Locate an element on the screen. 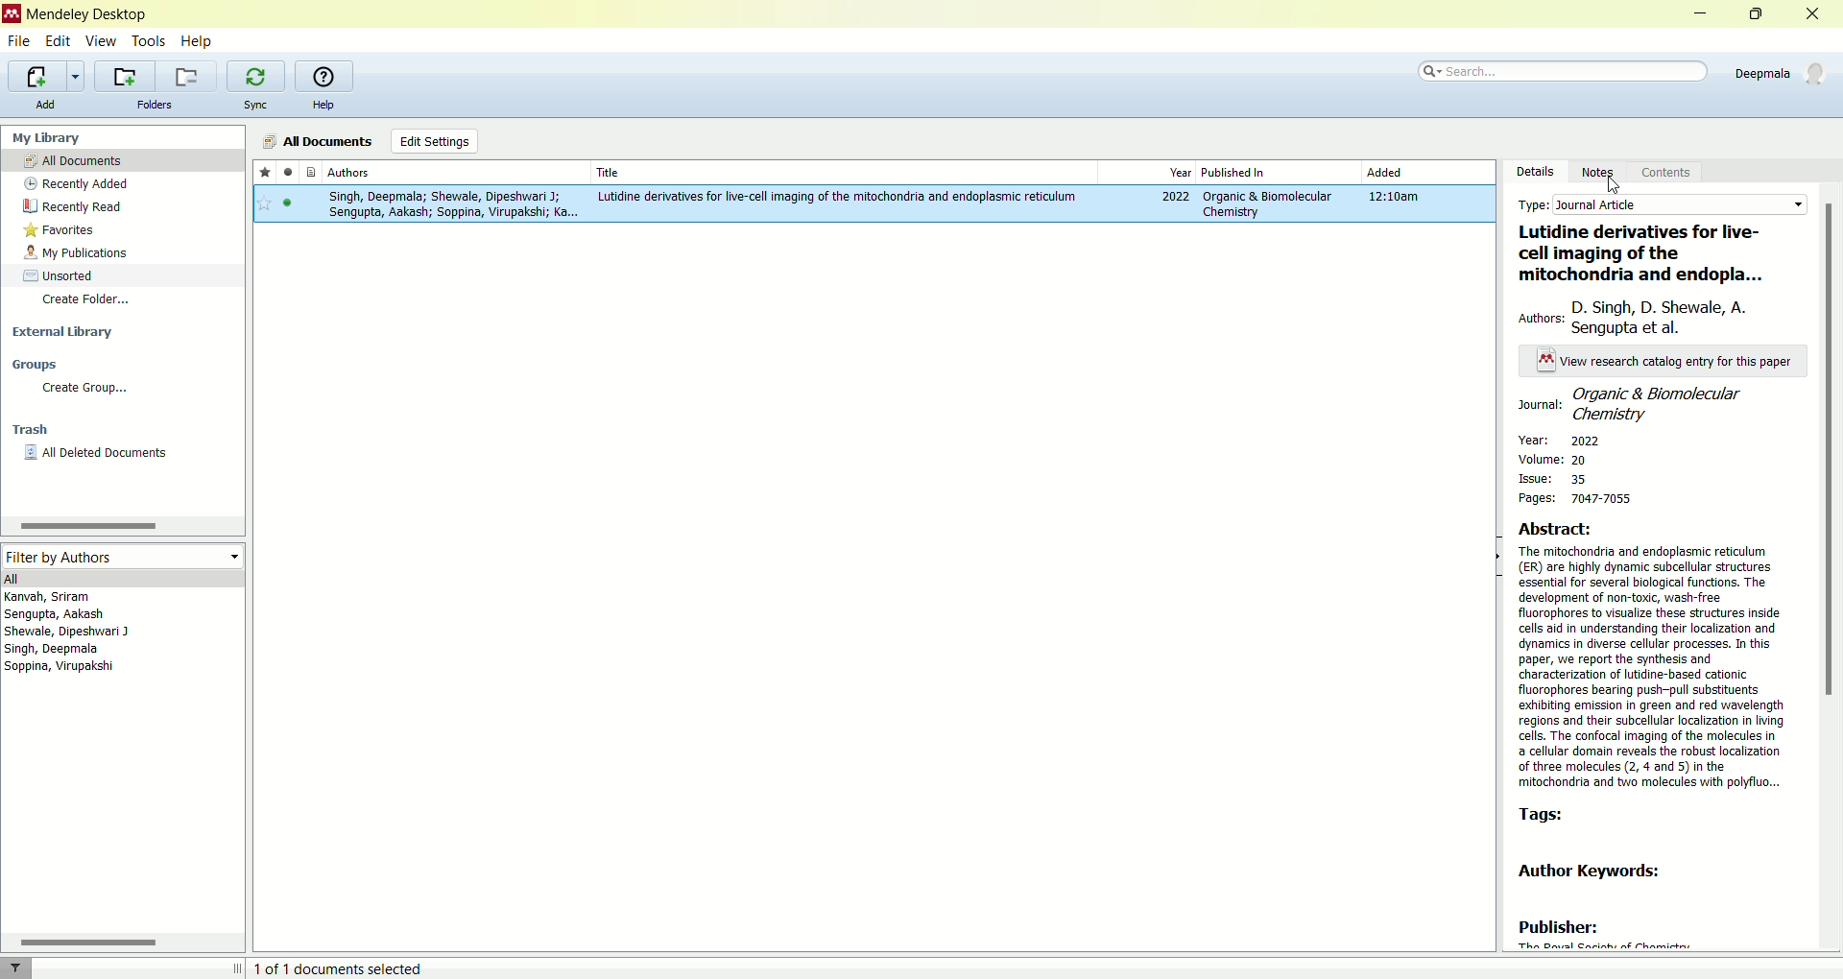 The height and width of the screenshot is (979, 1843). Shewale, Dipeshwari J is located at coordinates (83, 633).